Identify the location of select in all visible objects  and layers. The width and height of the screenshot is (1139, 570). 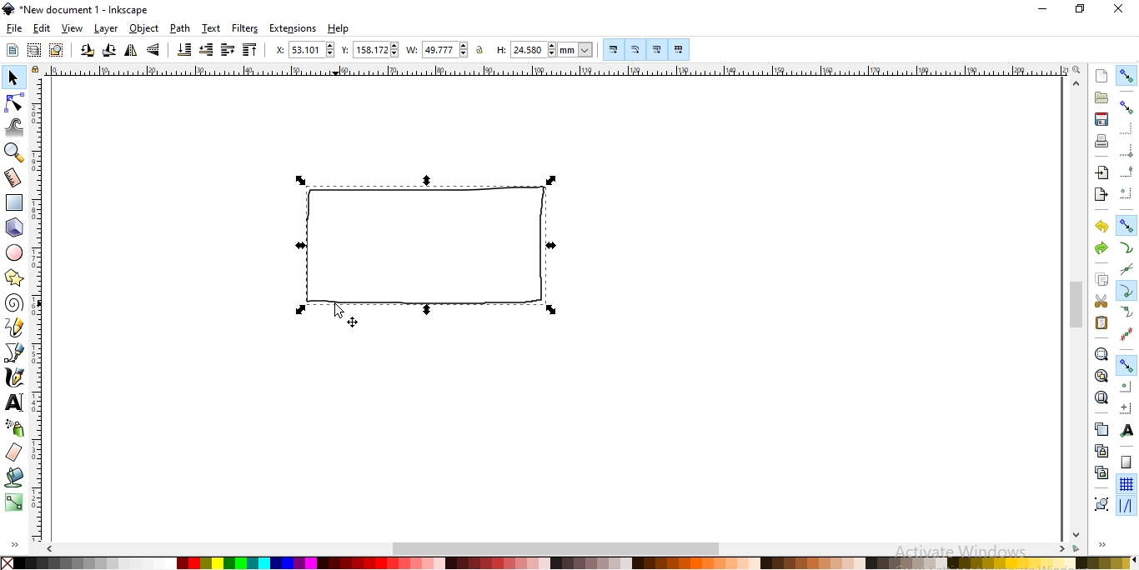
(34, 52).